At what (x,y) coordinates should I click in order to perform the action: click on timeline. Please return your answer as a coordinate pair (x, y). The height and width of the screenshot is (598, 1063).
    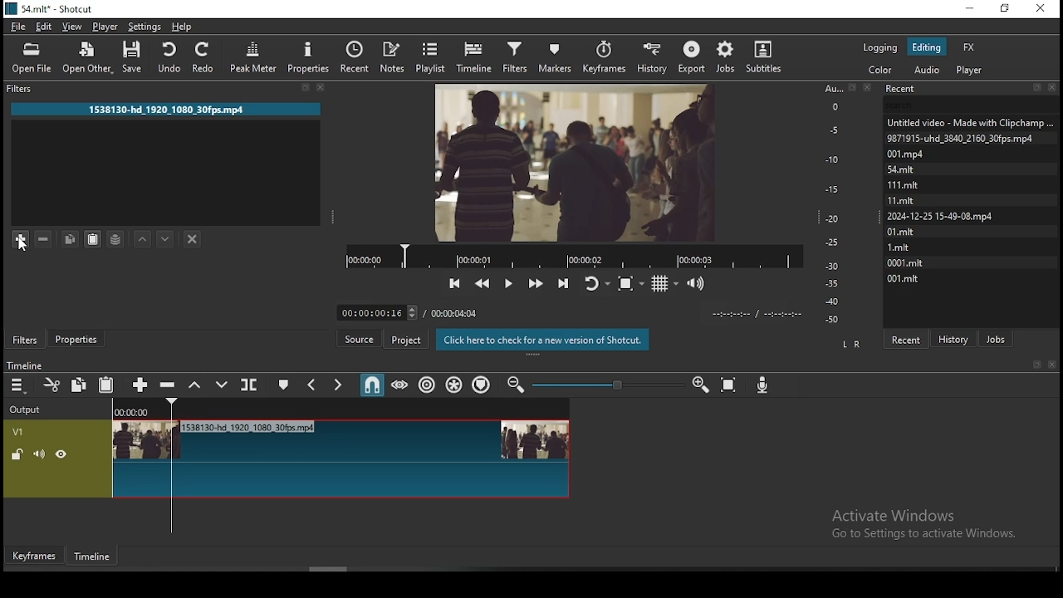
    Looking at the image, I should click on (93, 559).